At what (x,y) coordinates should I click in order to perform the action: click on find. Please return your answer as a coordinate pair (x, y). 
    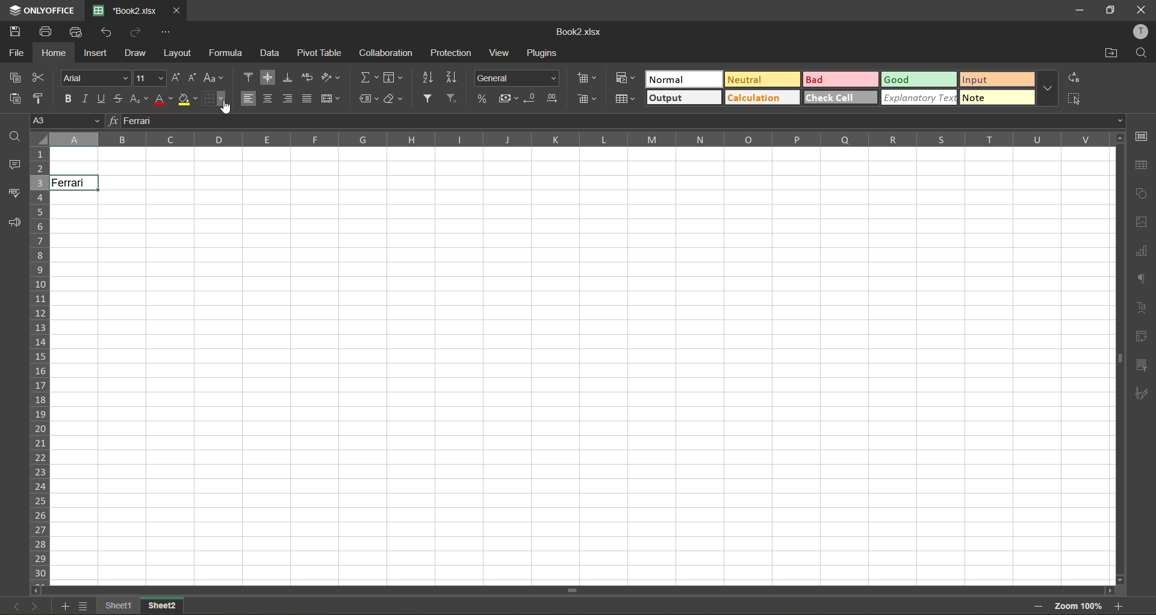
    Looking at the image, I should click on (13, 137).